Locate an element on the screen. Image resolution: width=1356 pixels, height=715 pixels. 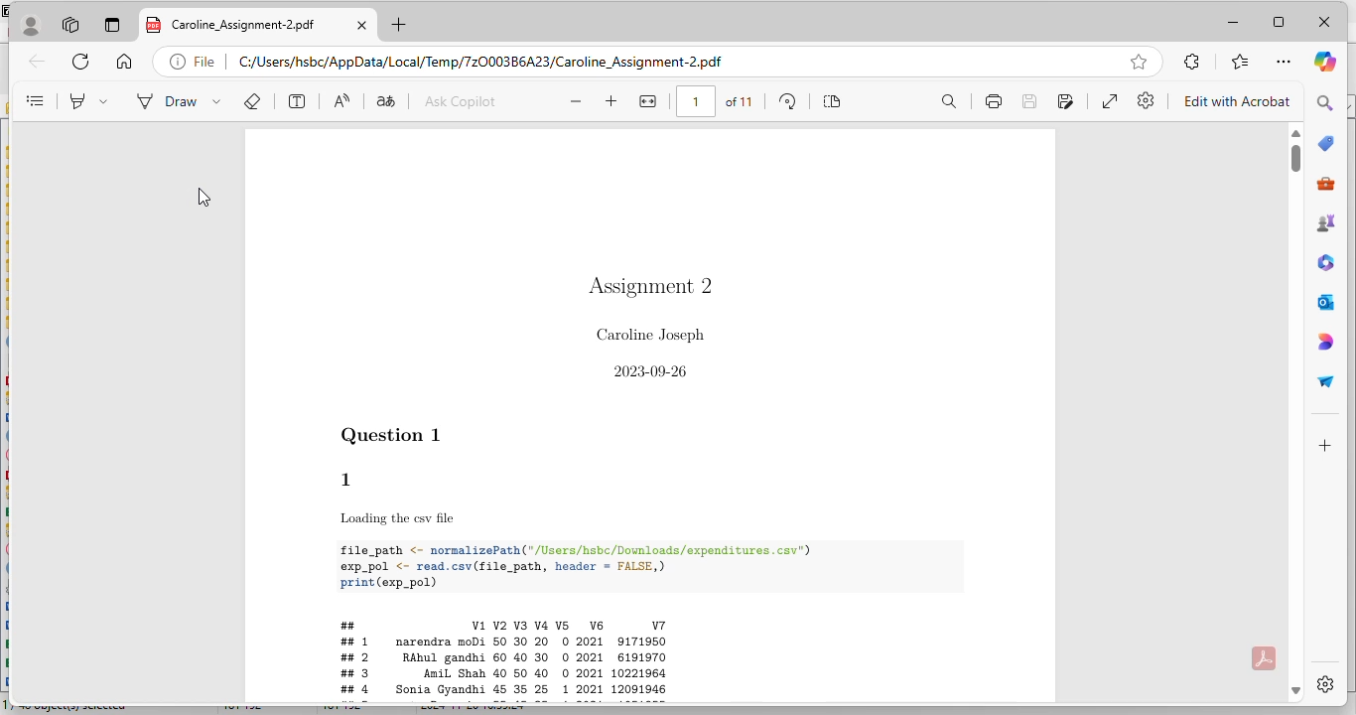
tab actions menu is located at coordinates (113, 24).